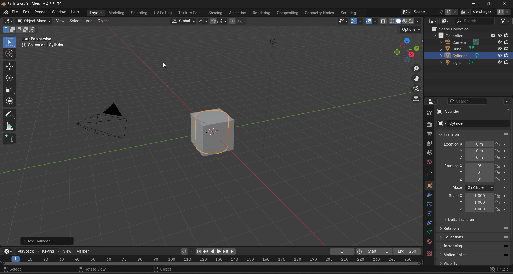  Describe the element at coordinates (48, 241) in the screenshot. I see ` Add Cylinder ` at that location.